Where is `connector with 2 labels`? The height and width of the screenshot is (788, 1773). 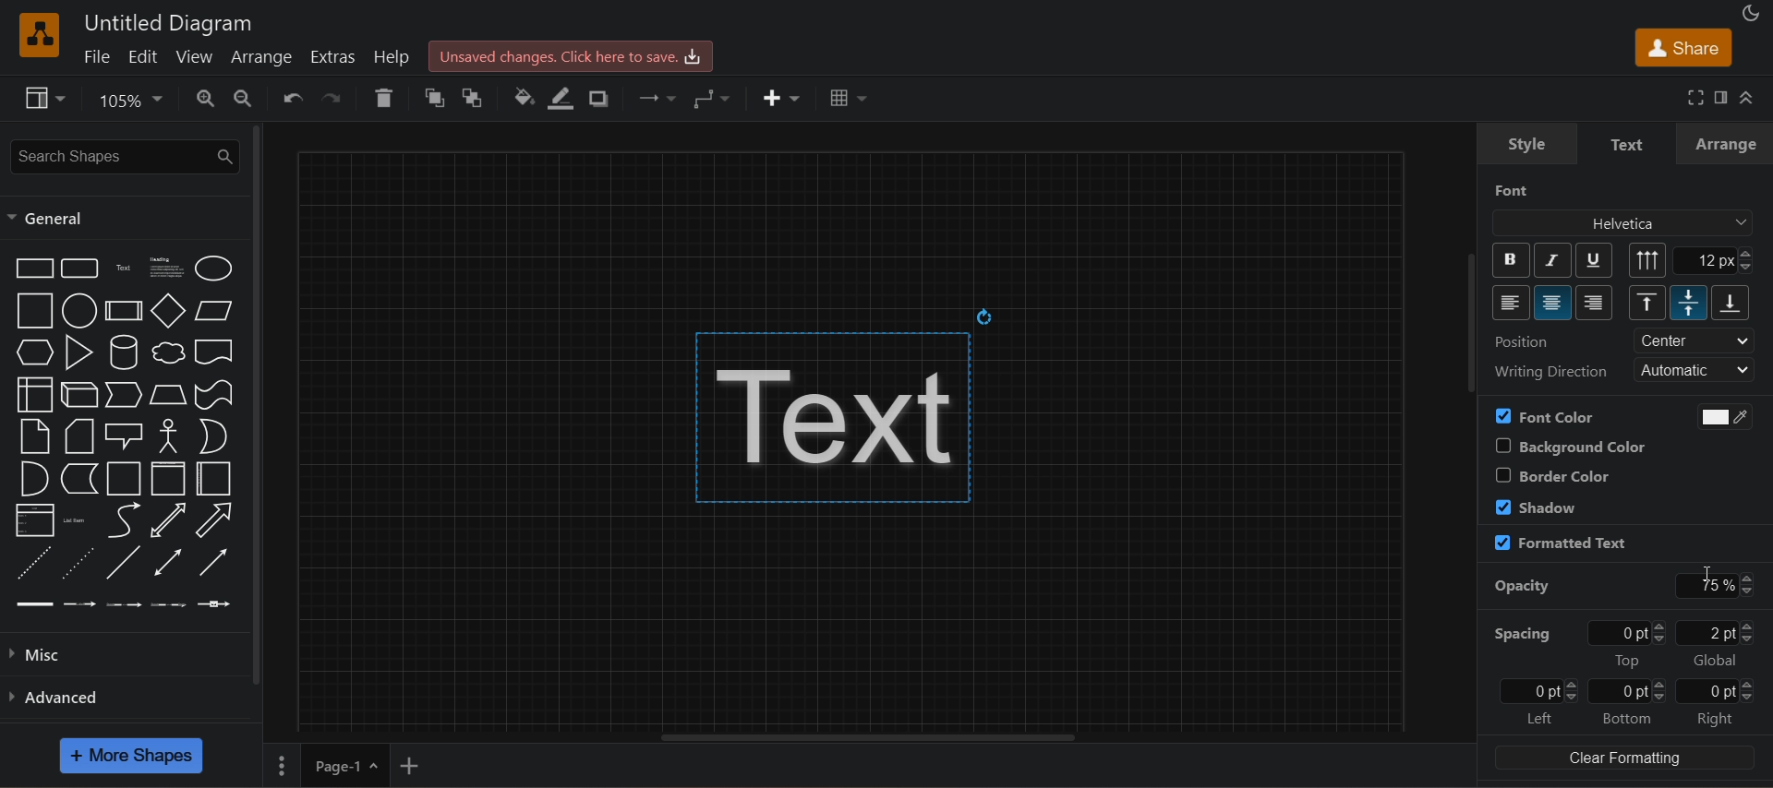 connector with 2 labels is located at coordinates (125, 604).